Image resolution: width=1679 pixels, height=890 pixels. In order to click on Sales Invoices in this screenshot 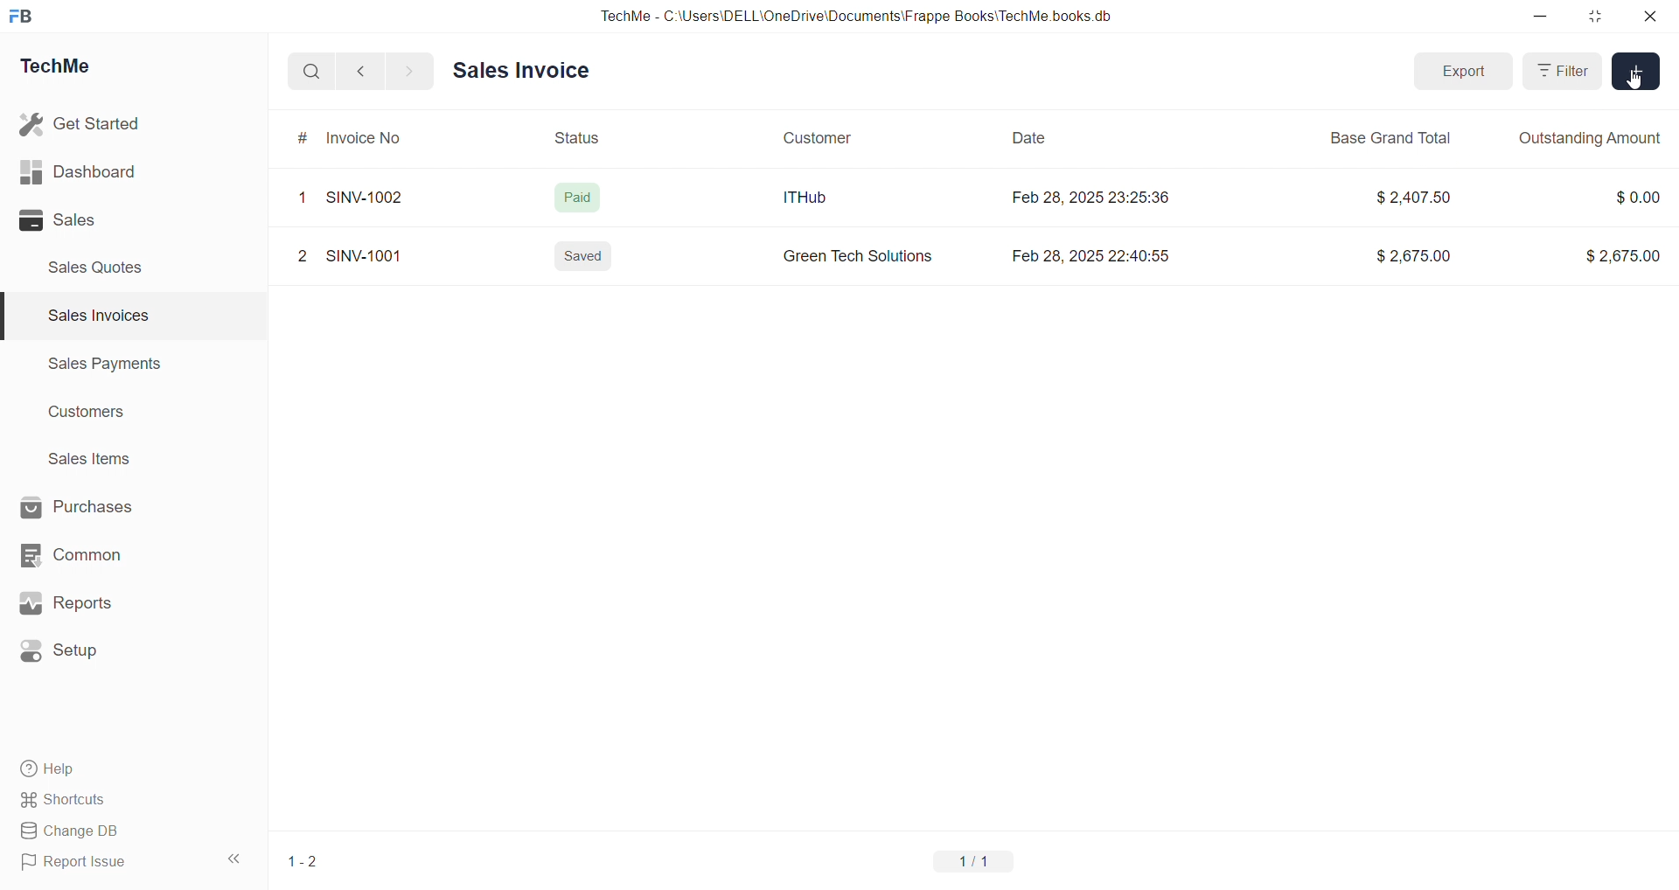, I will do `click(91, 318)`.